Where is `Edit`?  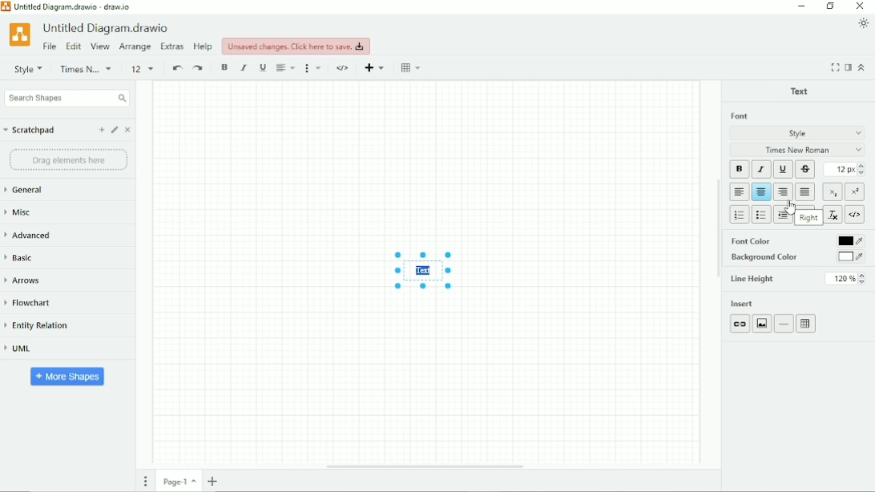 Edit is located at coordinates (74, 46).